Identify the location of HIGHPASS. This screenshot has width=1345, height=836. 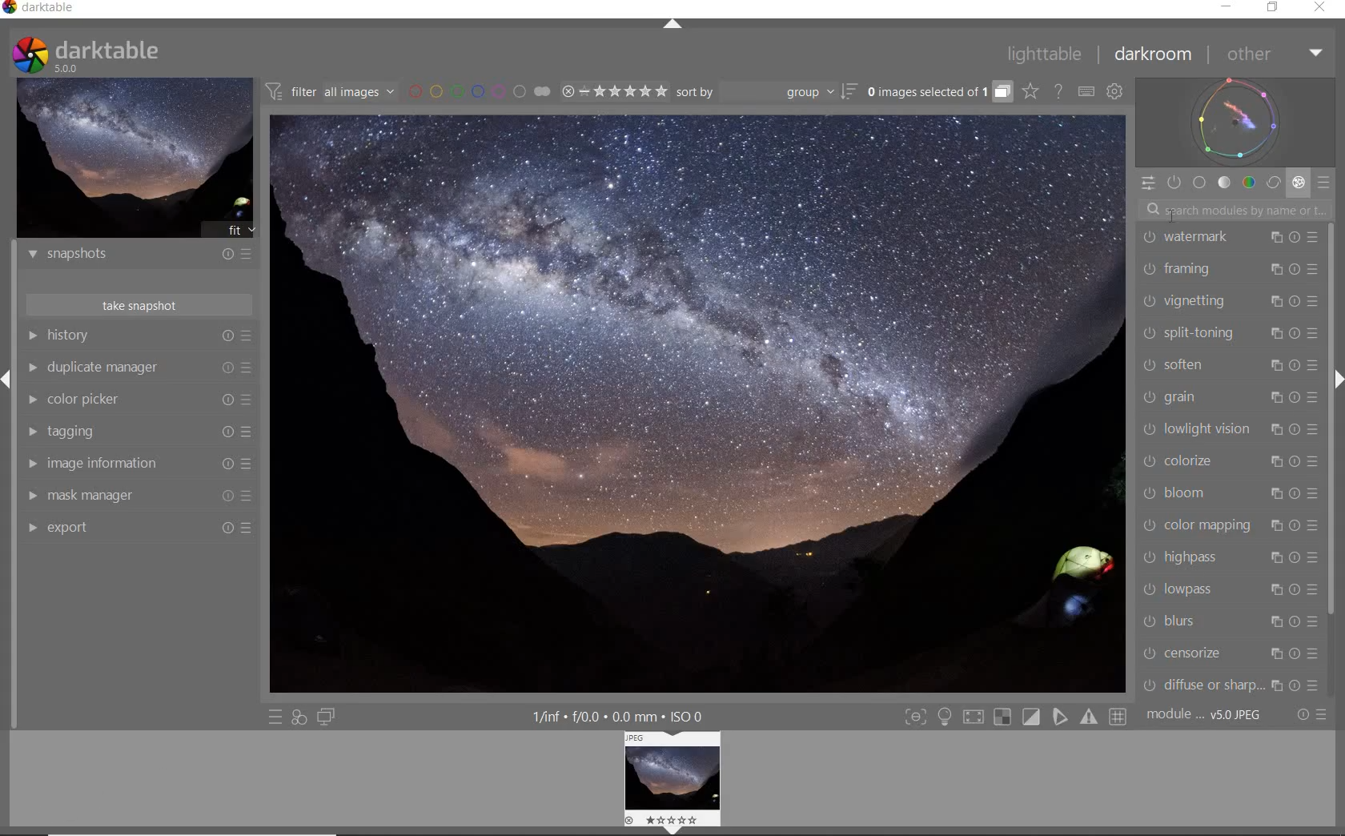
(1180, 557).